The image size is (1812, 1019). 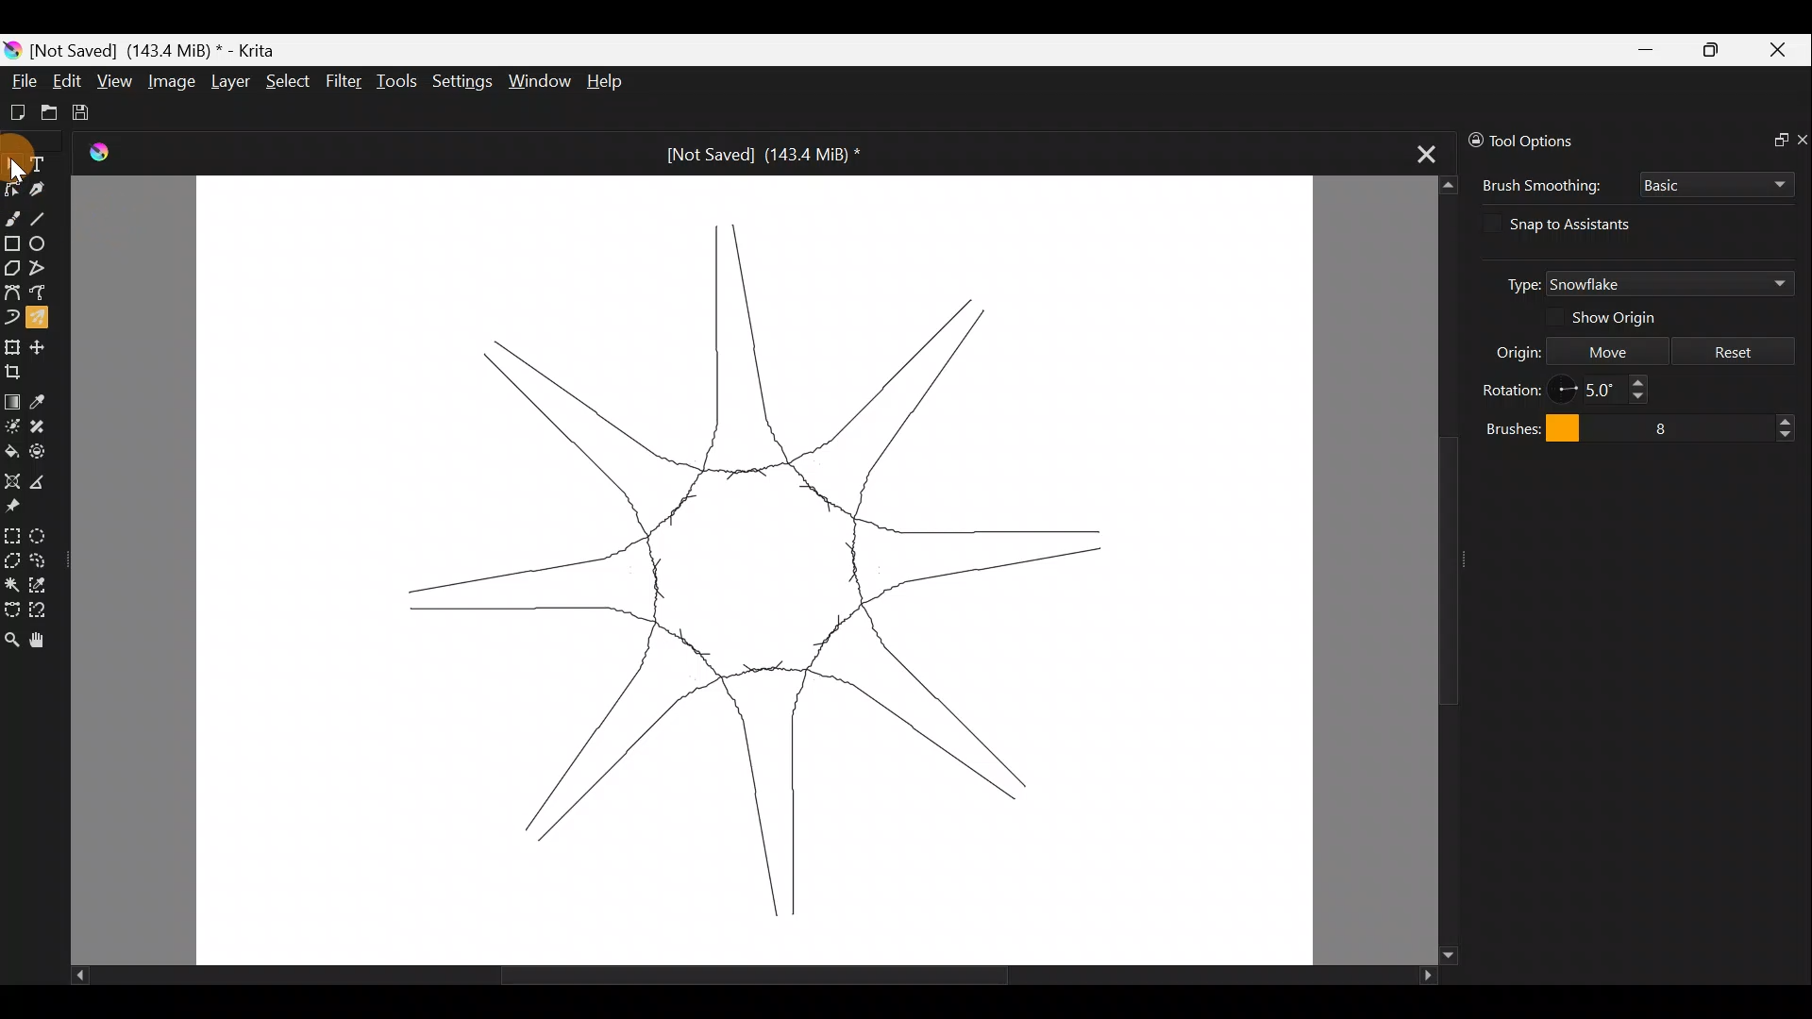 What do you see at coordinates (18, 84) in the screenshot?
I see `File` at bounding box center [18, 84].